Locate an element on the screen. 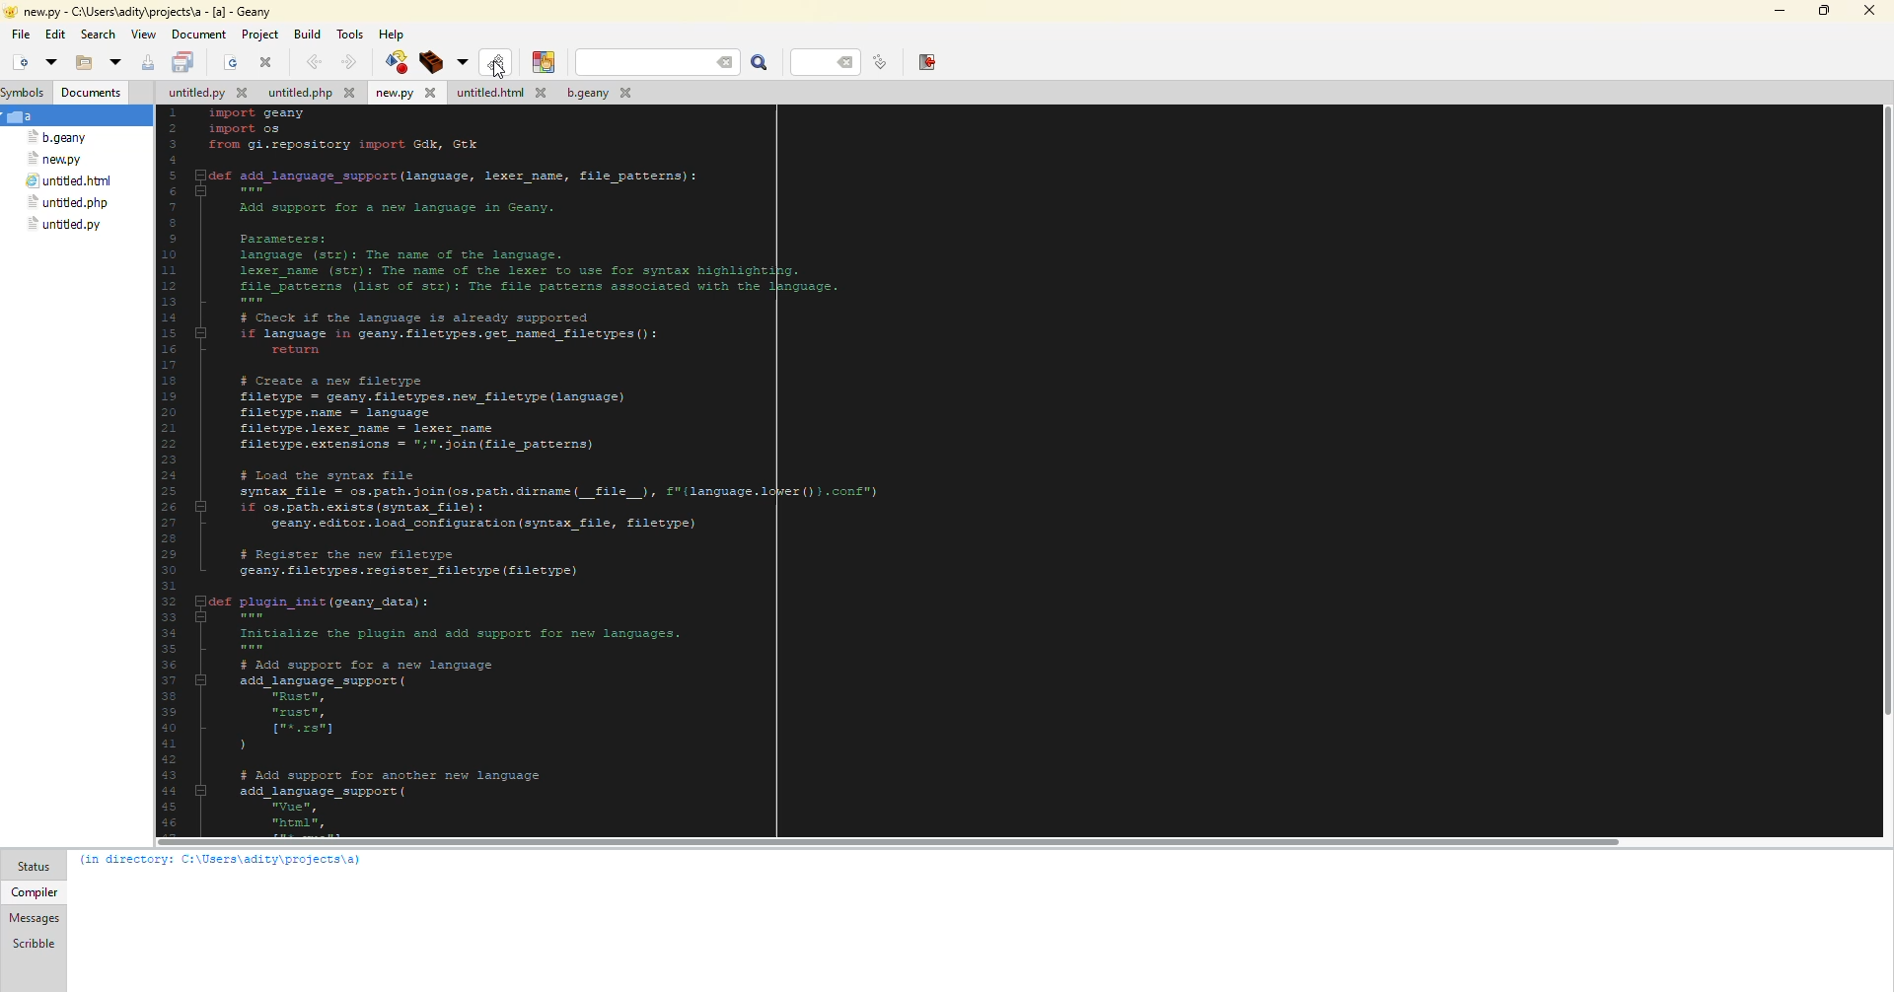  file is located at coordinates (404, 94).